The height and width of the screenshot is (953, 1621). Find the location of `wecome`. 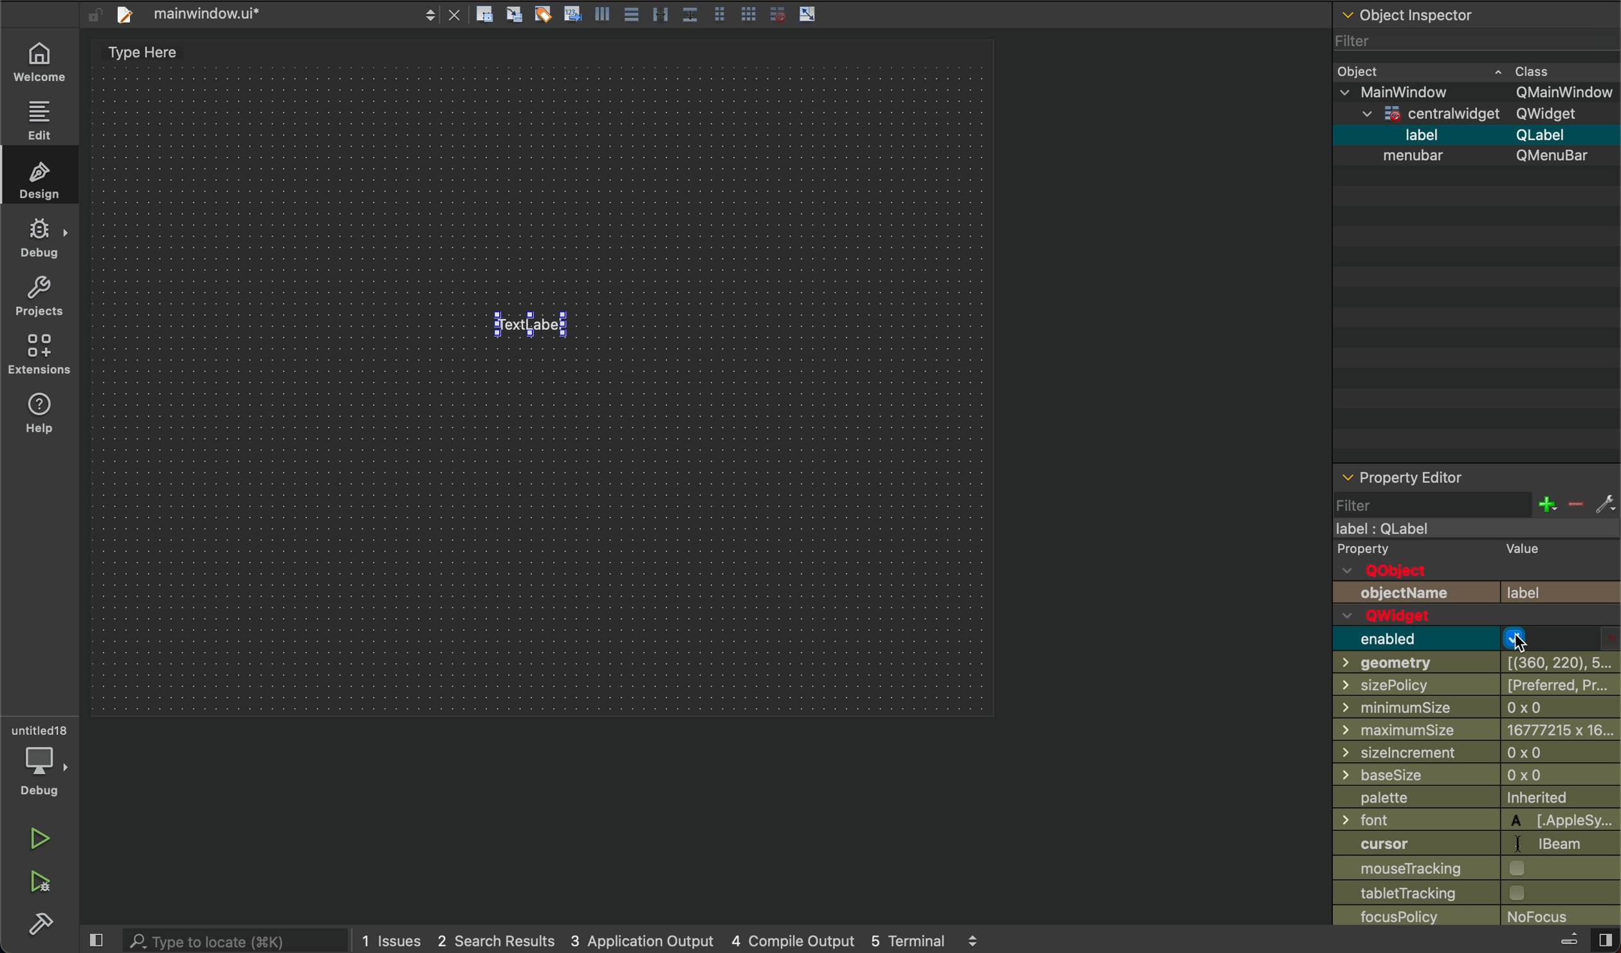

wecome is located at coordinates (41, 59).